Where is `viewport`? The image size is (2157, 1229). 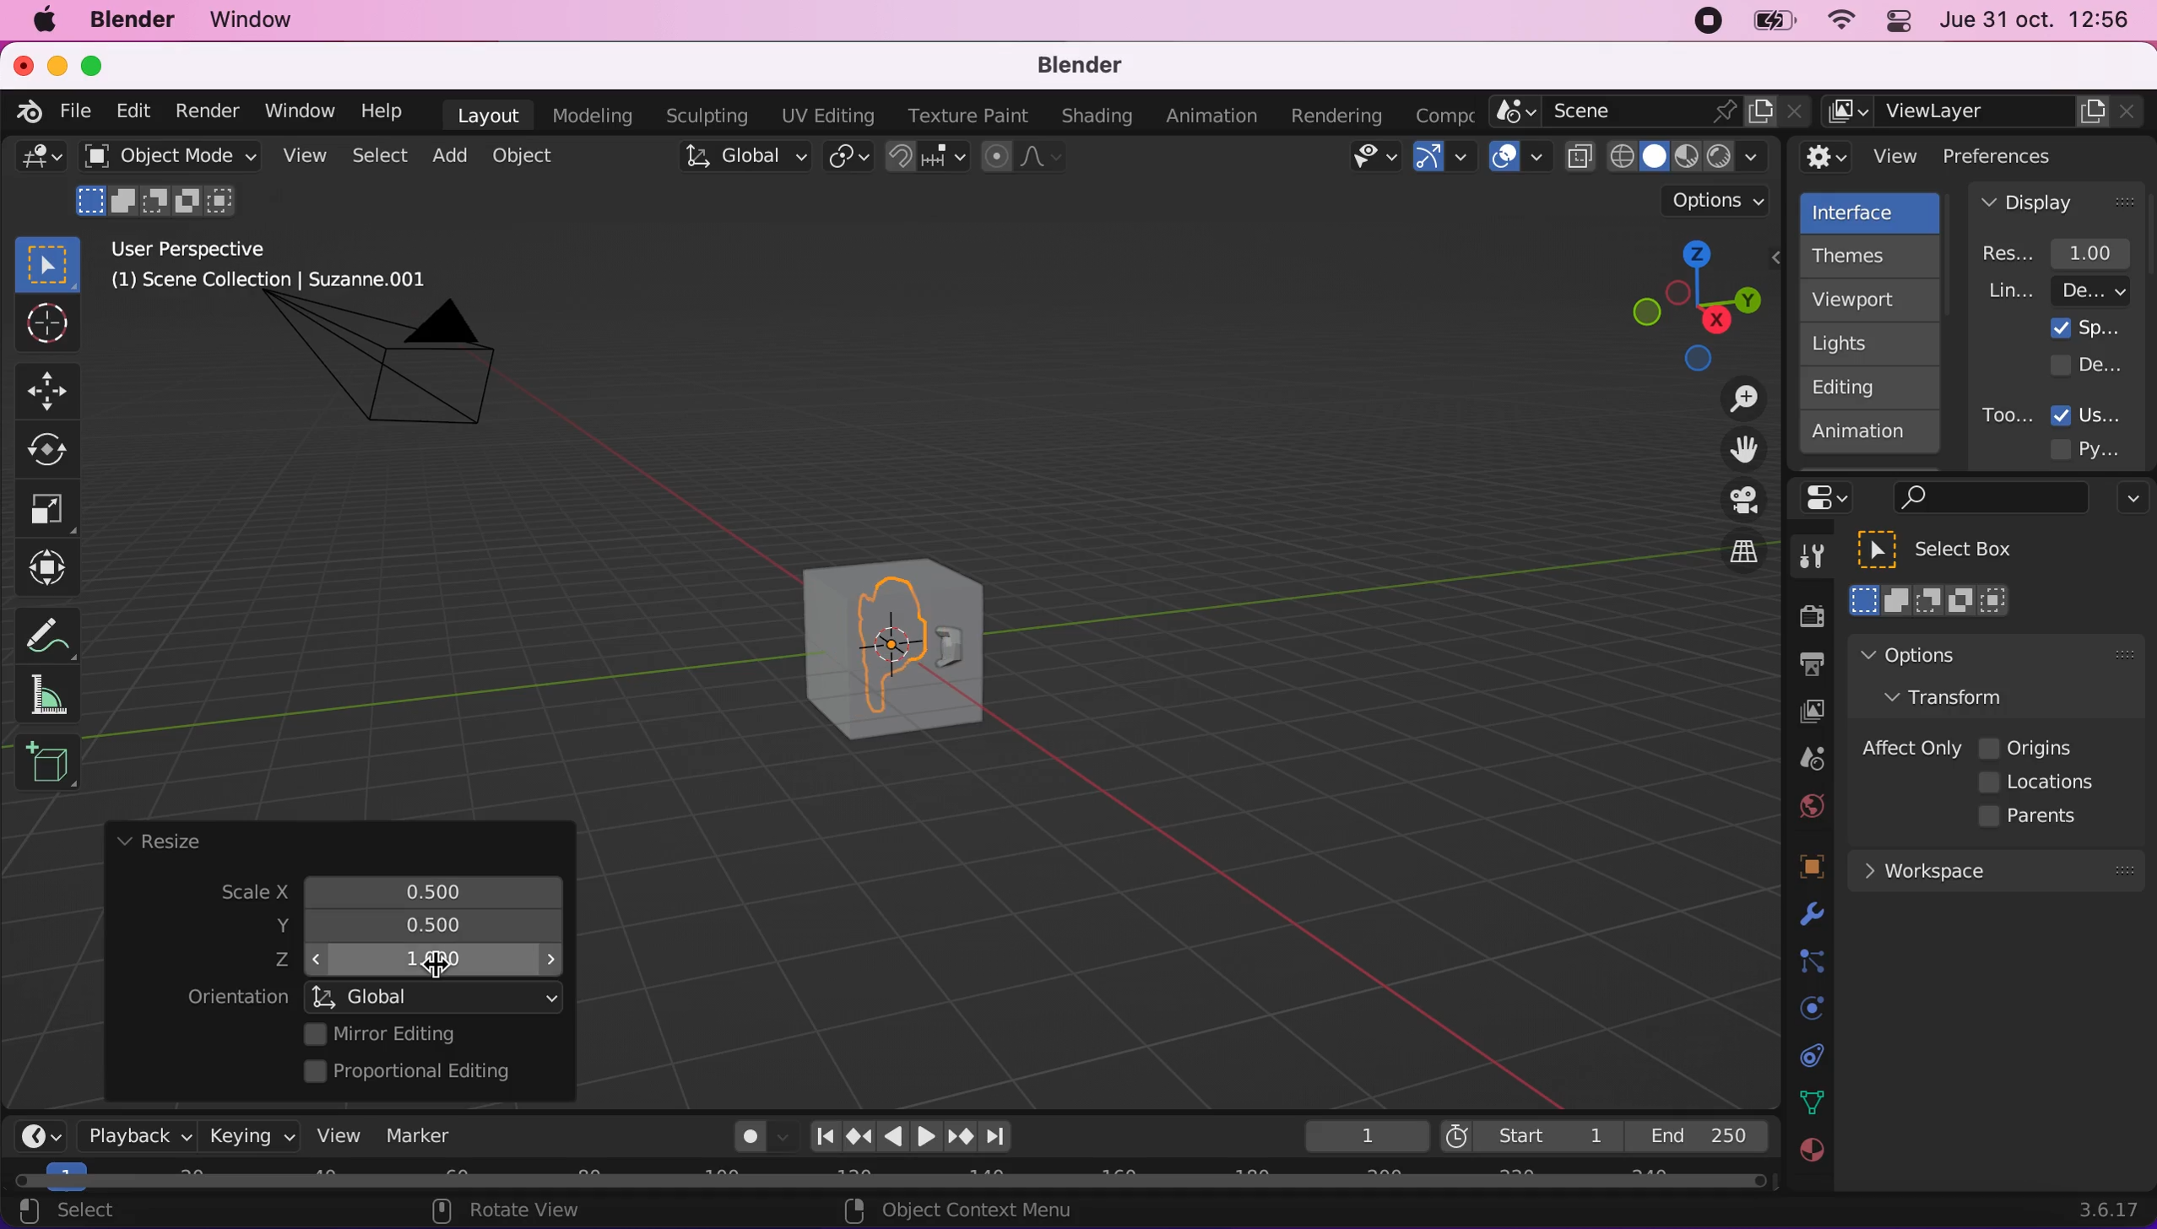
viewport is located at coordinates (1874, 300).